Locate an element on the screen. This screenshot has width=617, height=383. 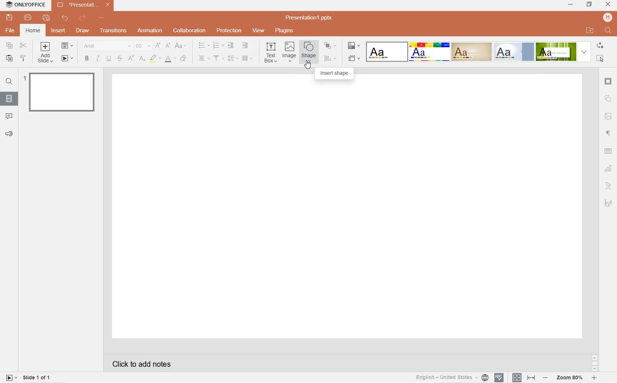
decrease indent is located at coordinates (230, 46).